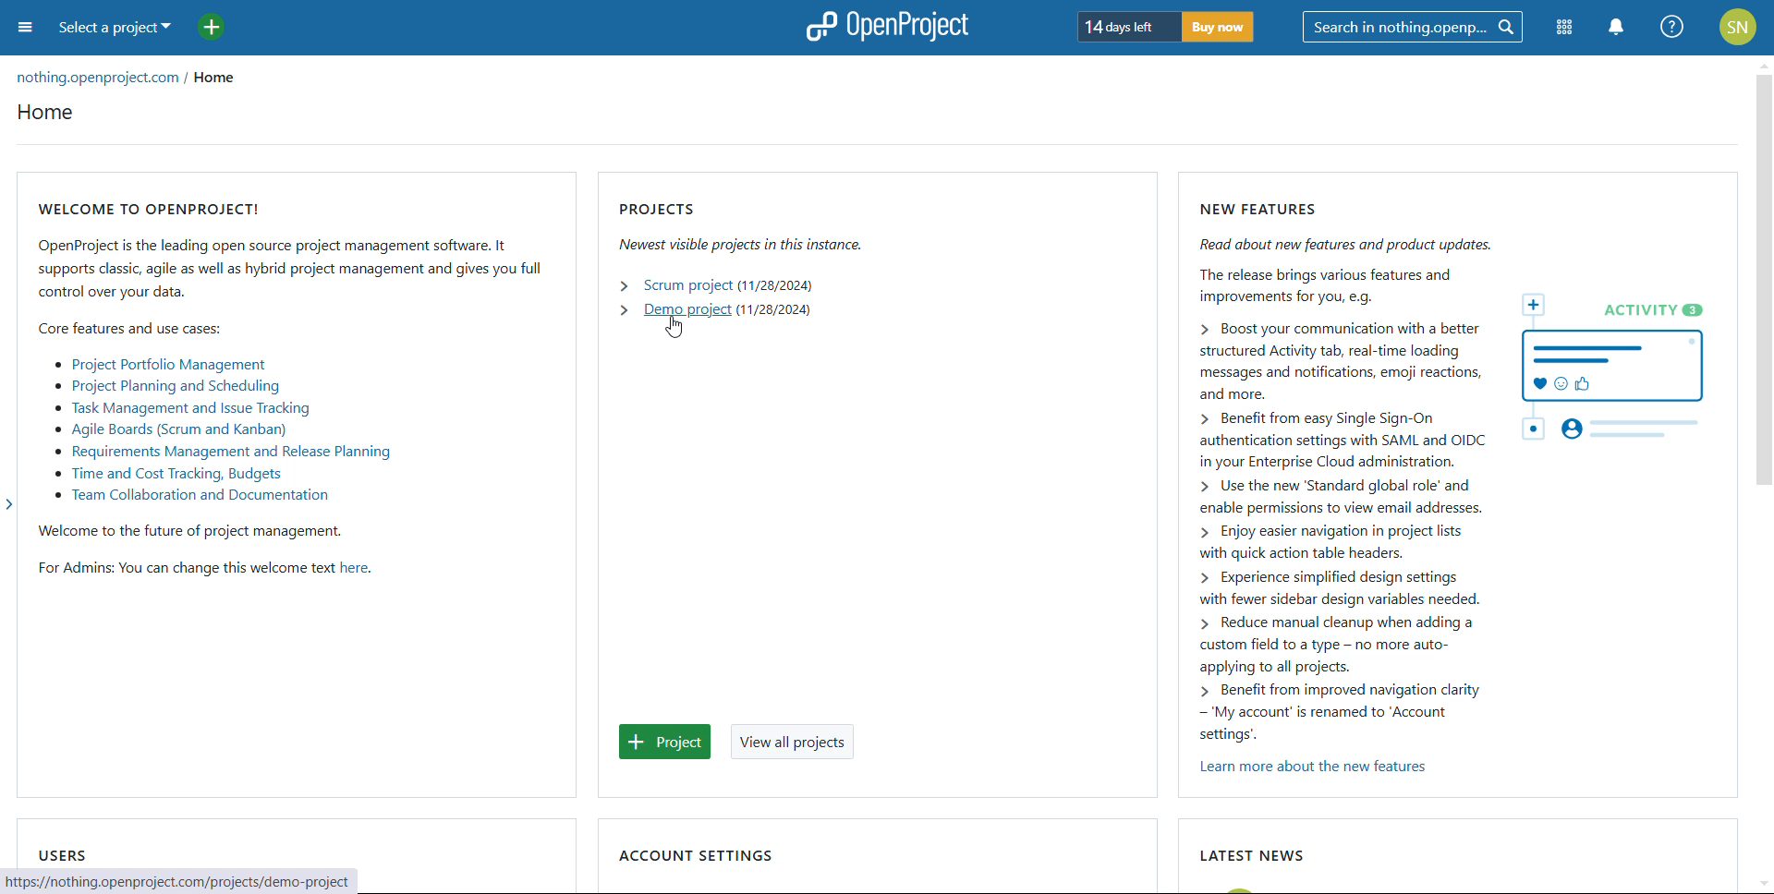 The height and width of the screenshot is (894, 1774). I want to click on team collaboration & documentation, so click(190, 496).